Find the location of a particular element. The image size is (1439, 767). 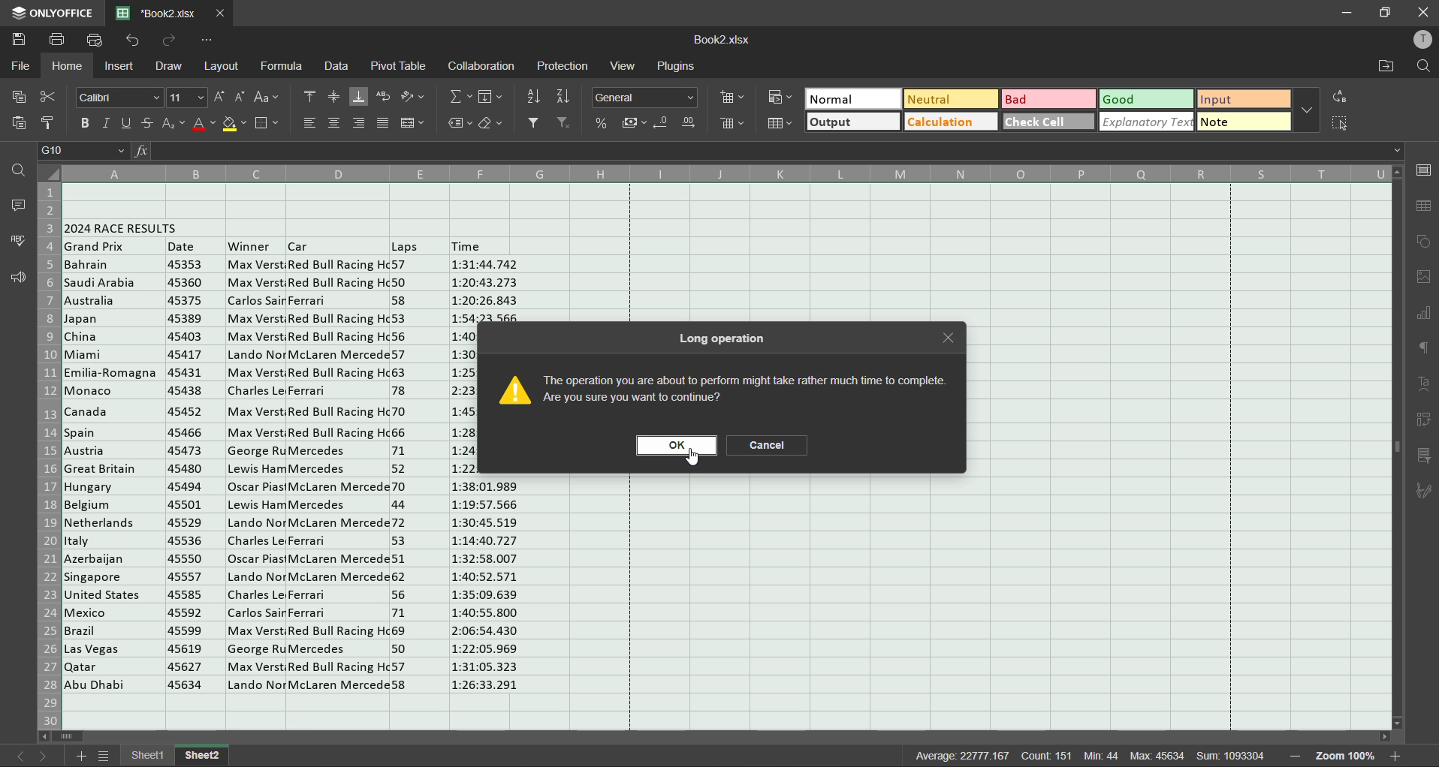

orientation is located at coordinates (412, 97).